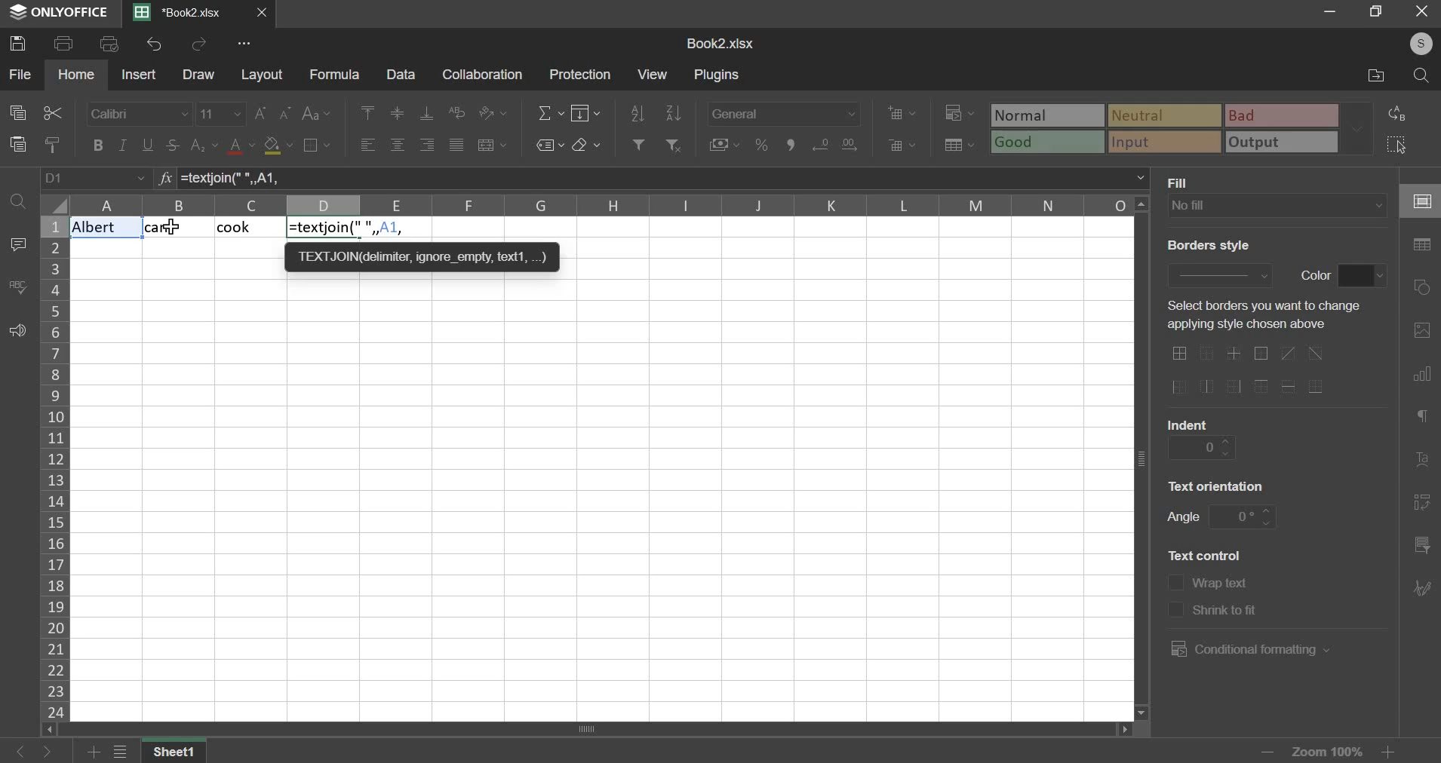  What do you see at coordinates (718, 75) in the screenshot?
I see `plugins` at bounding box center [718, 75].